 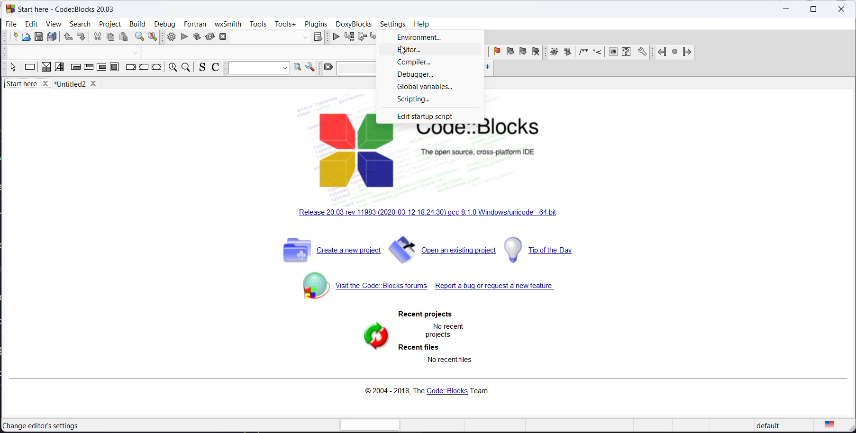 What do you see at coordinates (536, 53) in the screenshot?
I see `remove bookmark` at bounding box center [536, 53].